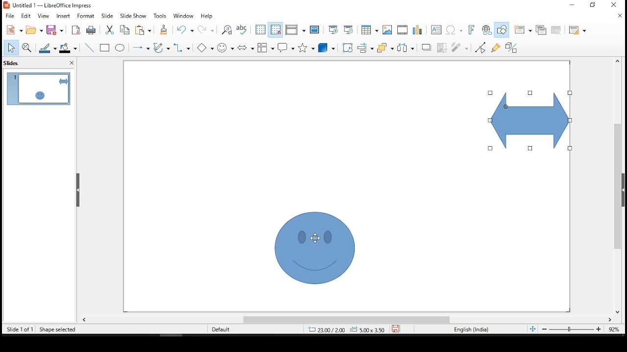  Describe the element at coordinates (182, 48) in the screenshot. I see `connectors` at that location.